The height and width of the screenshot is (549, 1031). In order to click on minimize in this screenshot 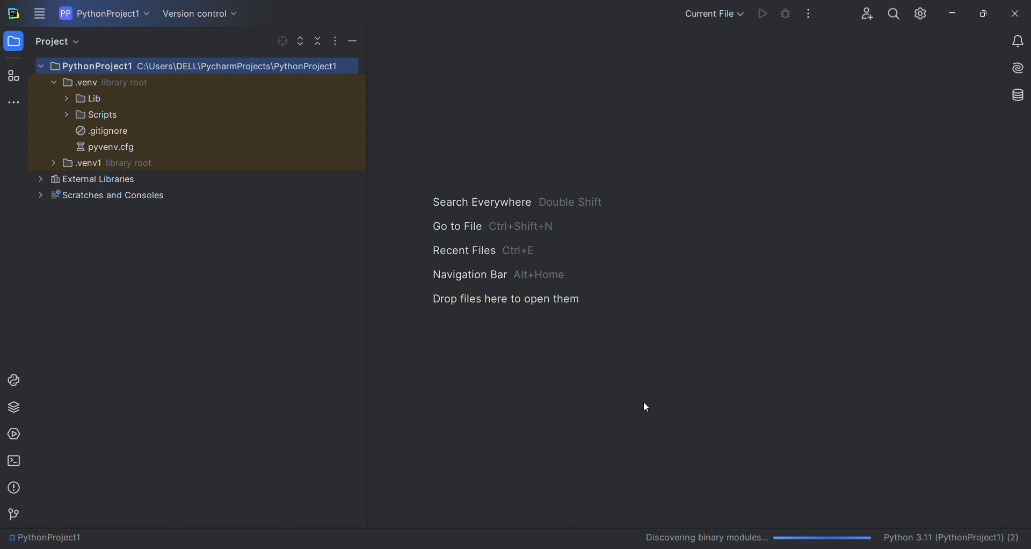, I will do `click(355, 41)`.